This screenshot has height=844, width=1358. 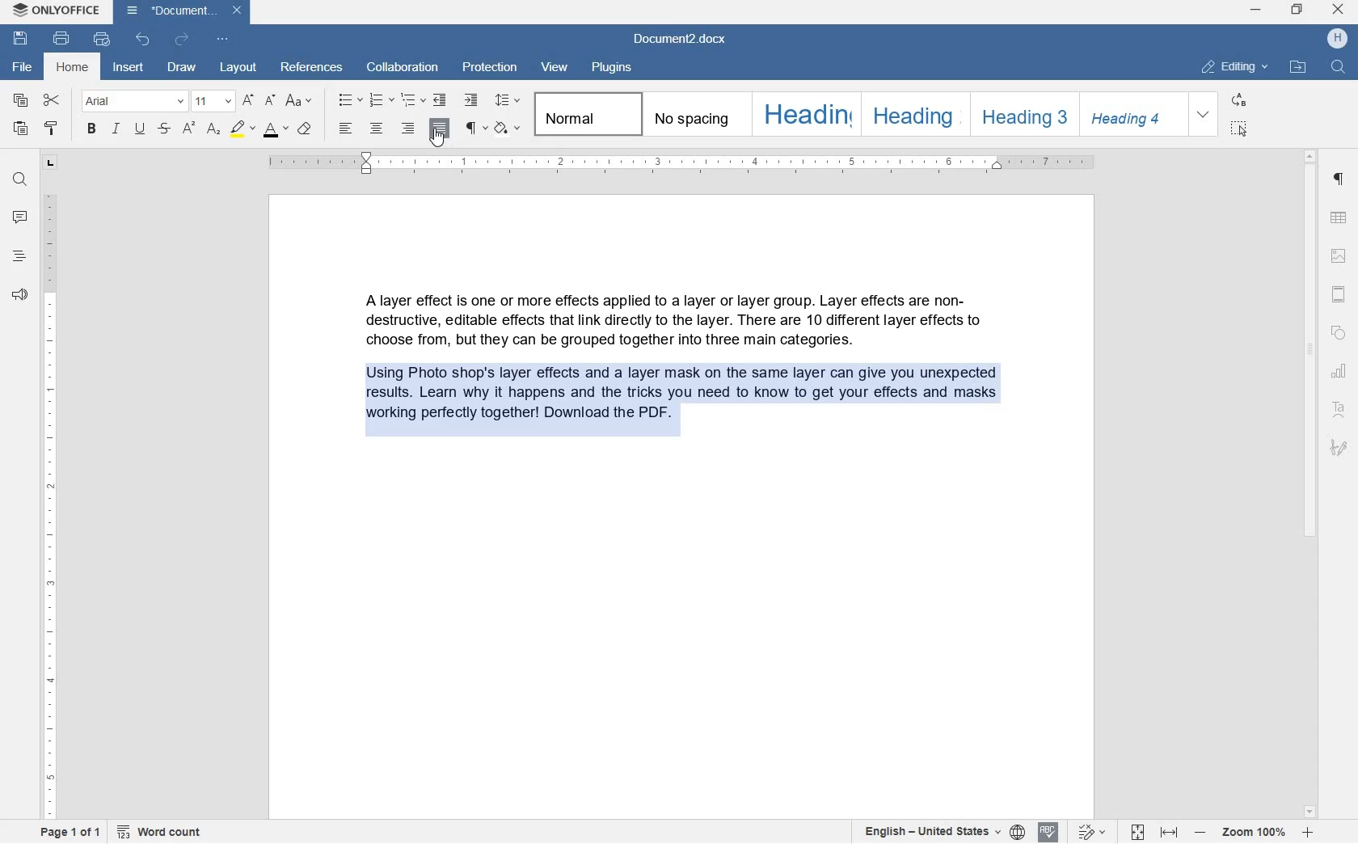 I want to click on RULER, so click(x=48, y=505).